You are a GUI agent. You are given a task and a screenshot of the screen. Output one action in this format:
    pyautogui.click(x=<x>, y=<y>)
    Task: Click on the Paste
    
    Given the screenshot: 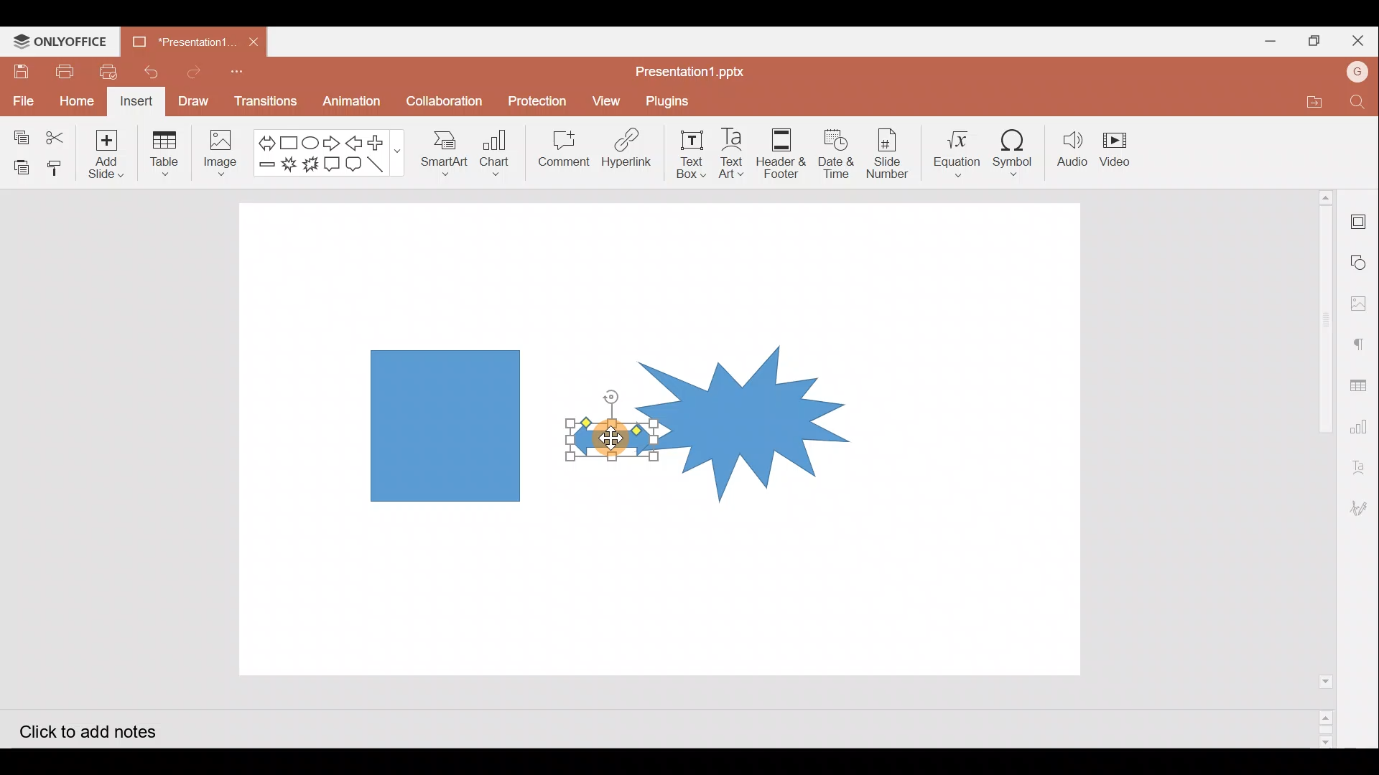 What is the action you would take?
    pyautogui.click(x=20, y=164)
    